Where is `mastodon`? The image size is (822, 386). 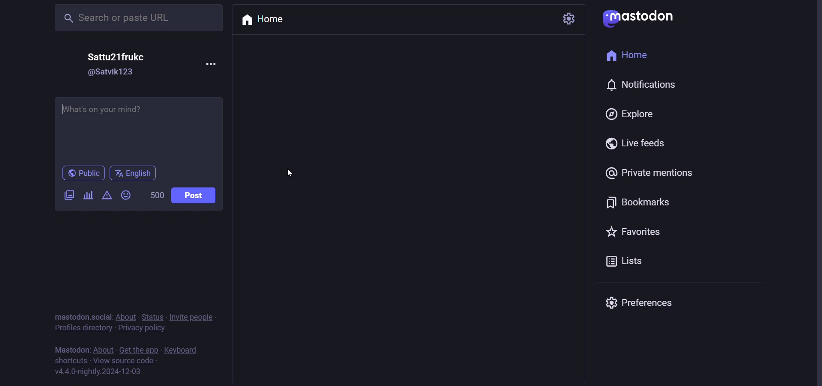
mastodon is located at coordinates (70, 349).